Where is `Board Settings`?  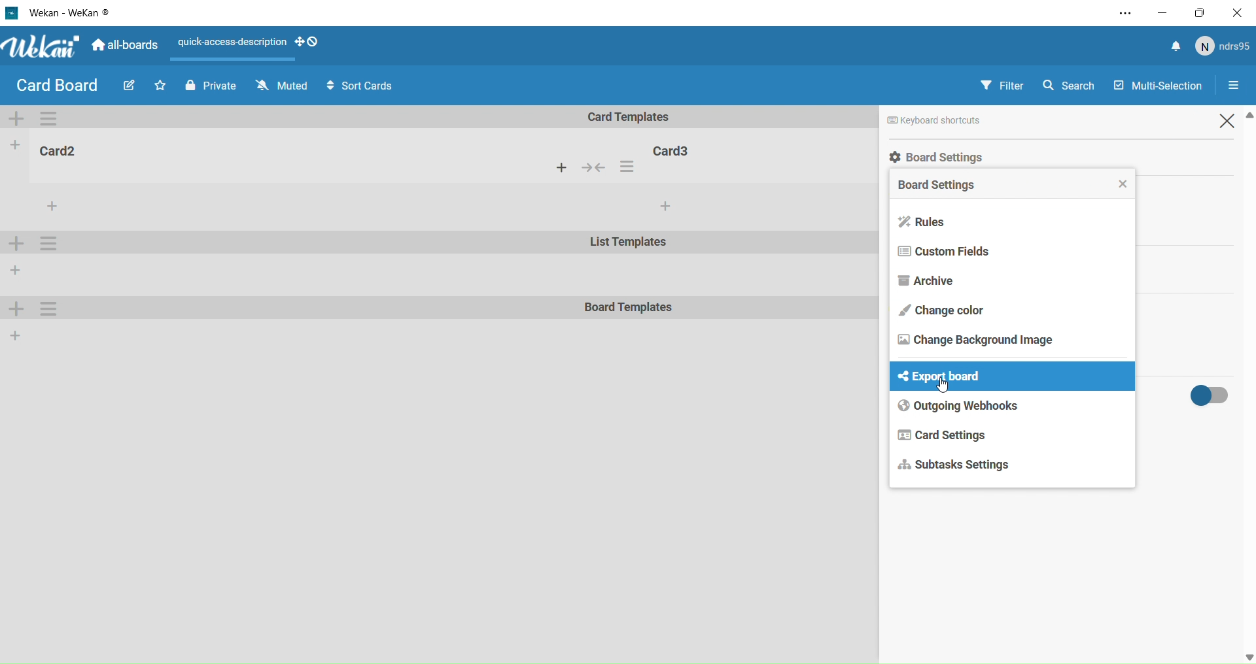
Board Settings is located at coordinates (942, 186).